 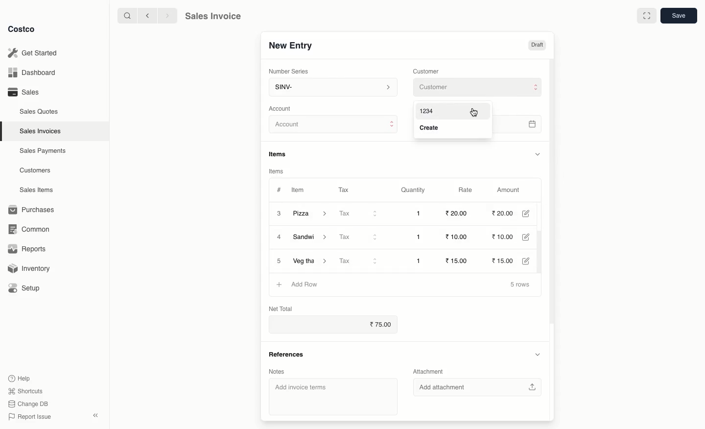 What do you see at coordinates (473, 111) in the screenshot?
I see `Cursor` at bounding box center [473, 111].